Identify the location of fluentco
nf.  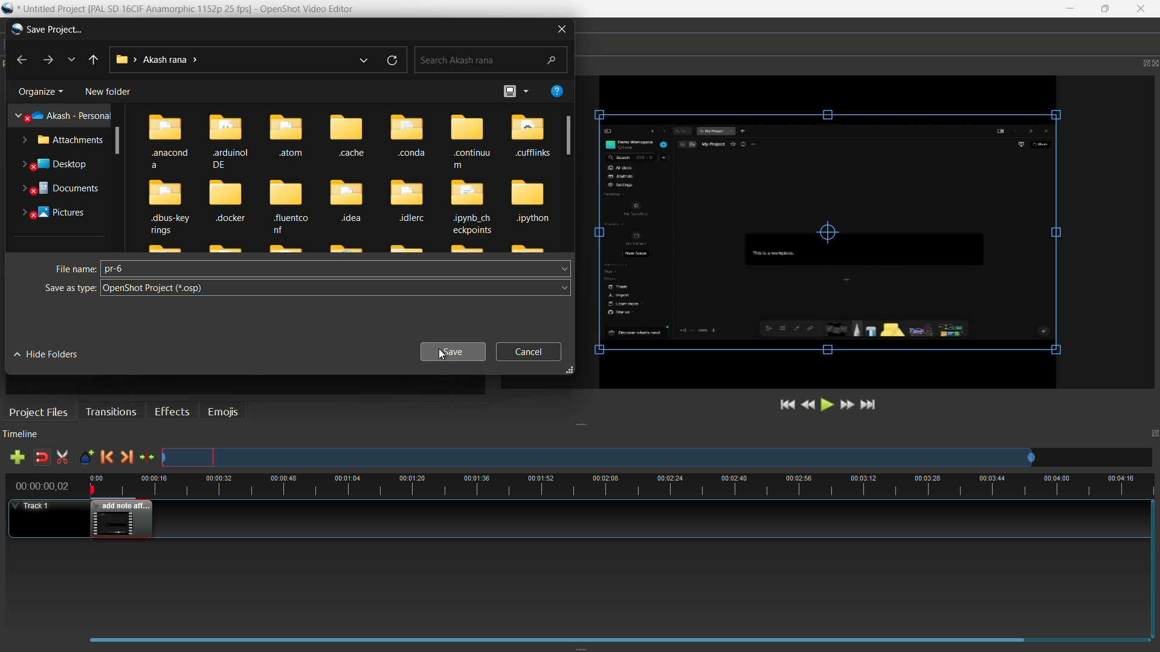
(292, 207).